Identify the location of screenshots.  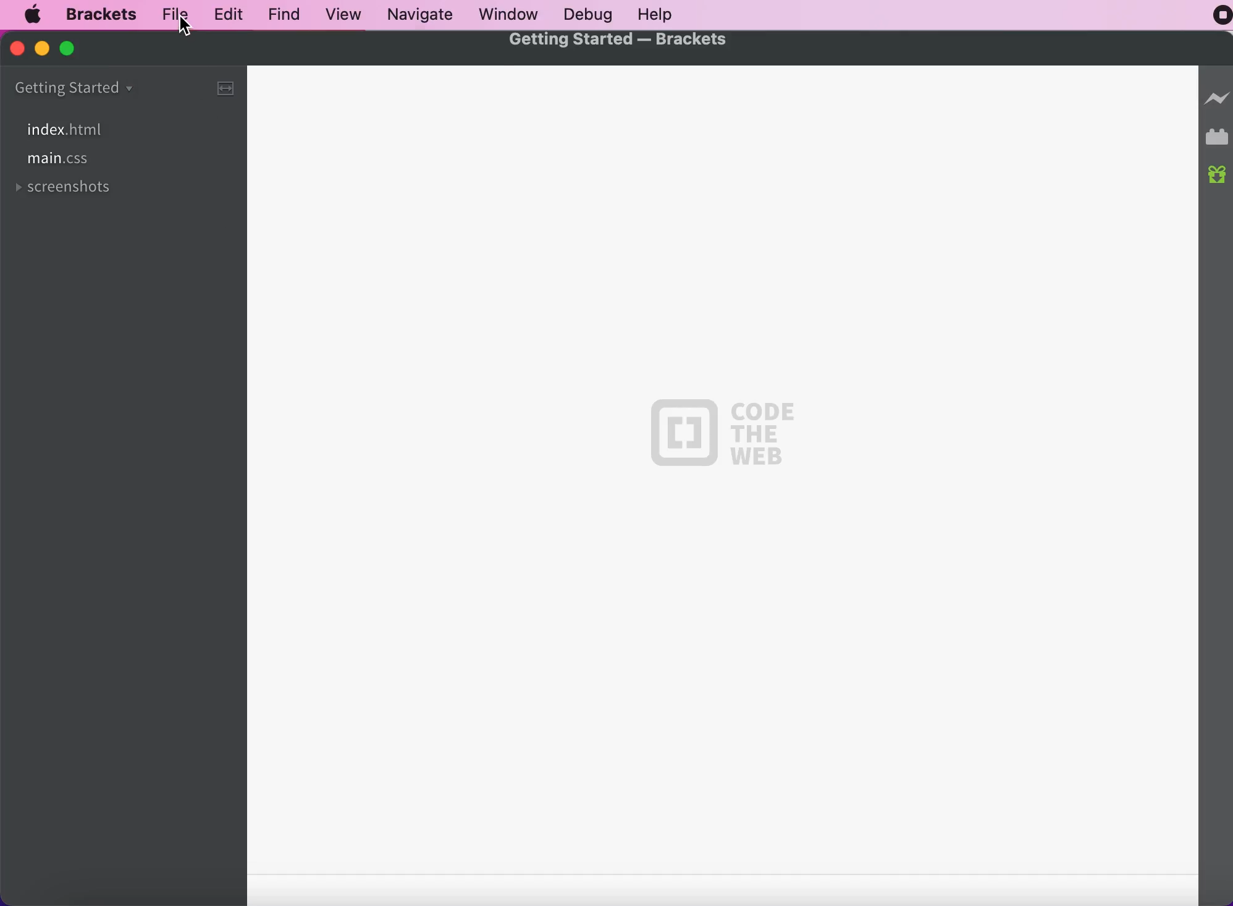
(69, 190).